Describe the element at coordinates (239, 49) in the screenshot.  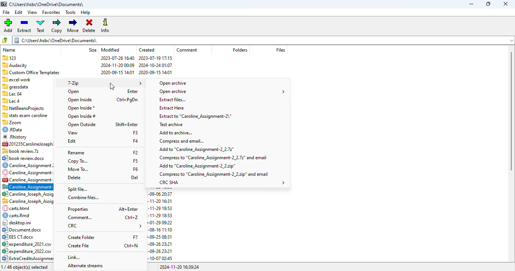
I see `folders` at that location.